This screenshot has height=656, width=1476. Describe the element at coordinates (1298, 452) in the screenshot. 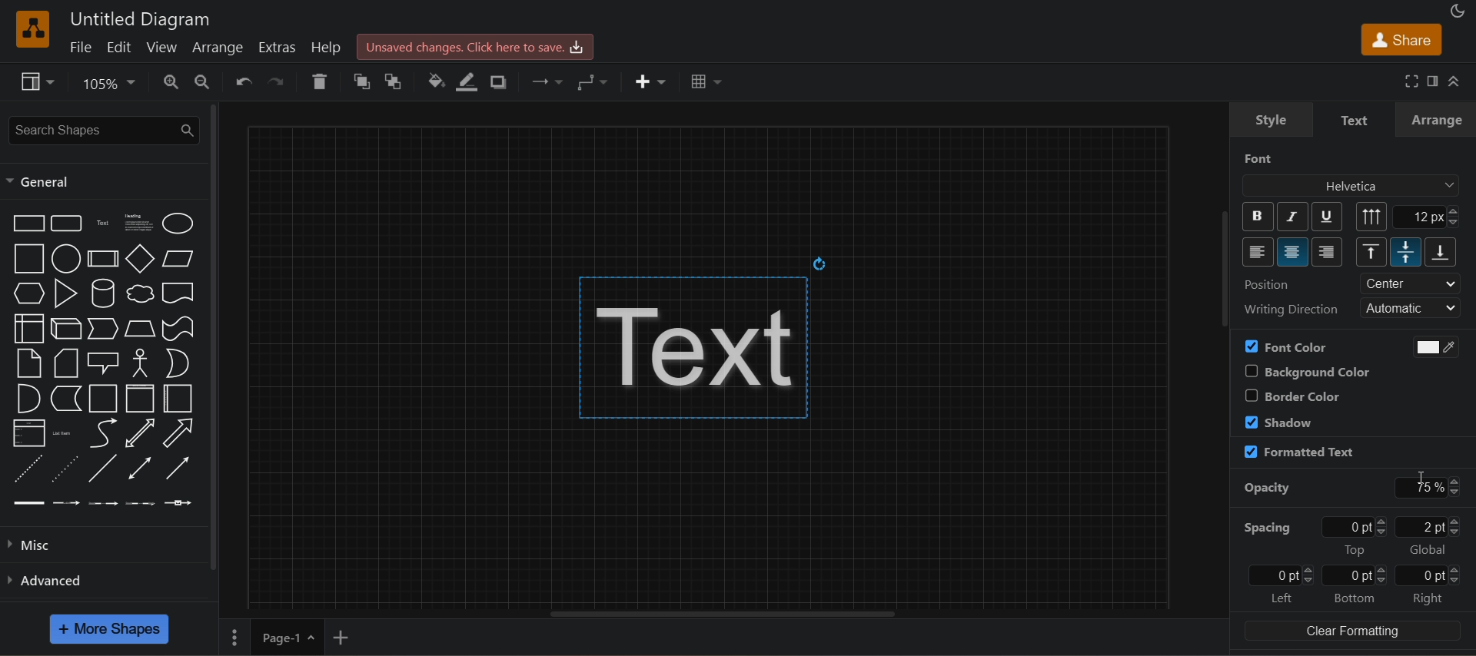

I see `formatted text` at that location.